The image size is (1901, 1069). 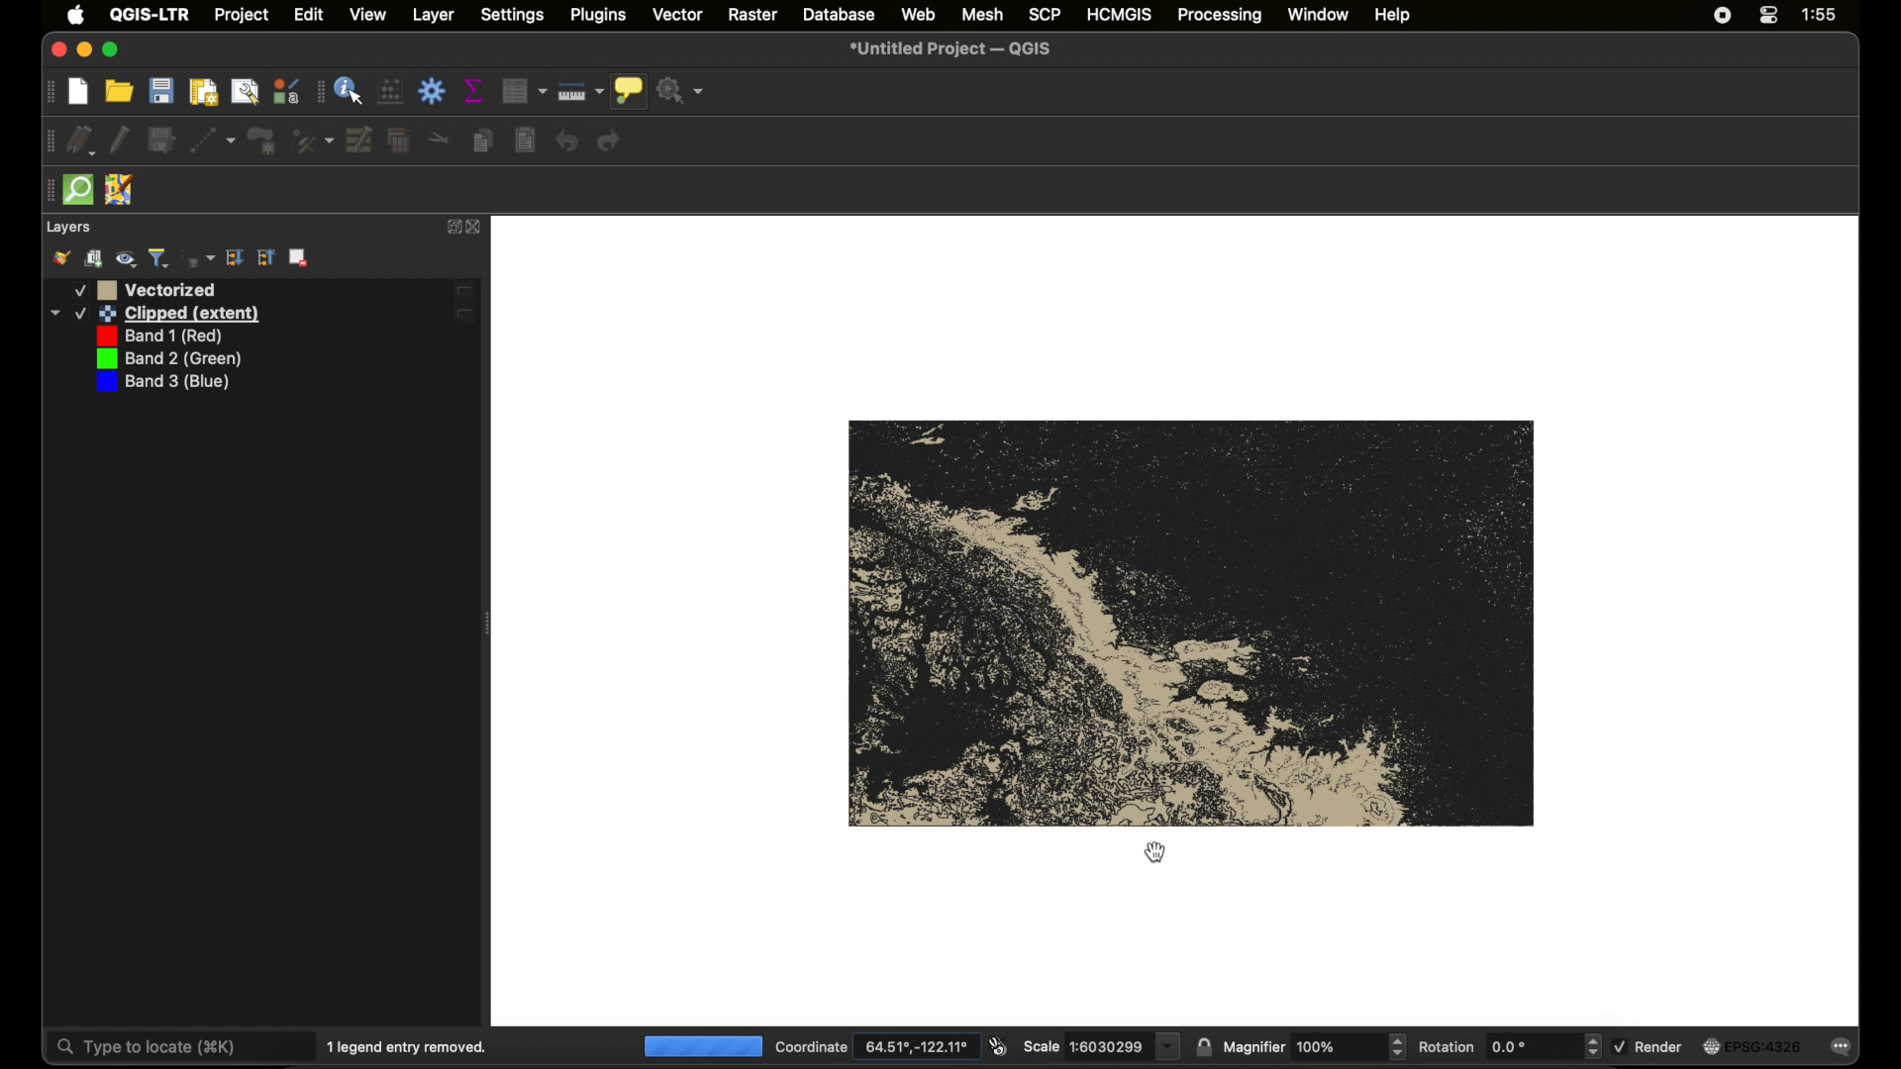 What do you see at coordinates (599, 15) in the screenshot?
I see `plugins` at bounding box center [599, 15].